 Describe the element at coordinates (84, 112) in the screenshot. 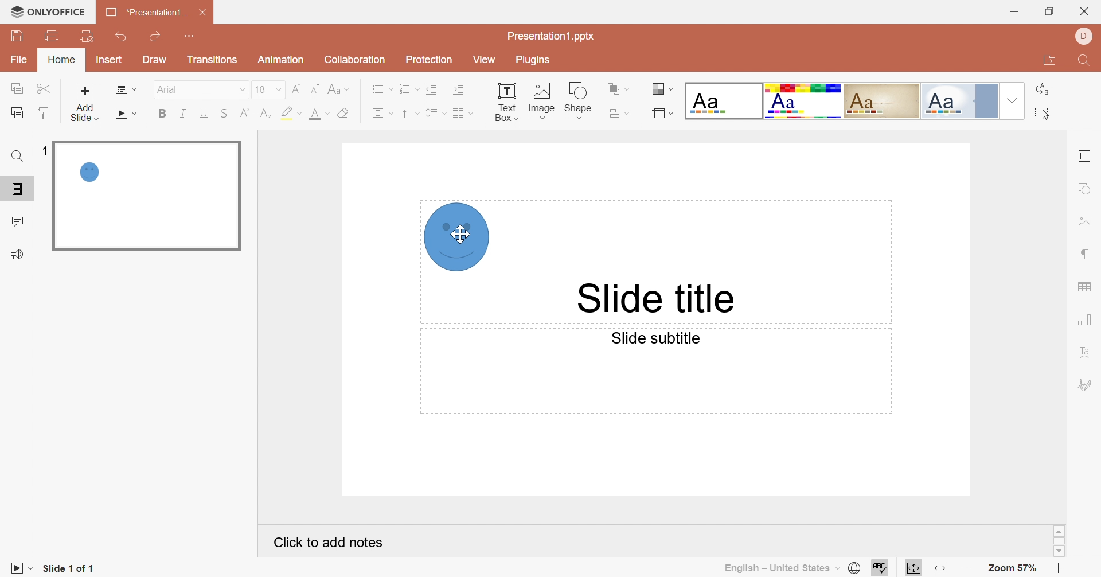

I see `add slide with theme` at that location.